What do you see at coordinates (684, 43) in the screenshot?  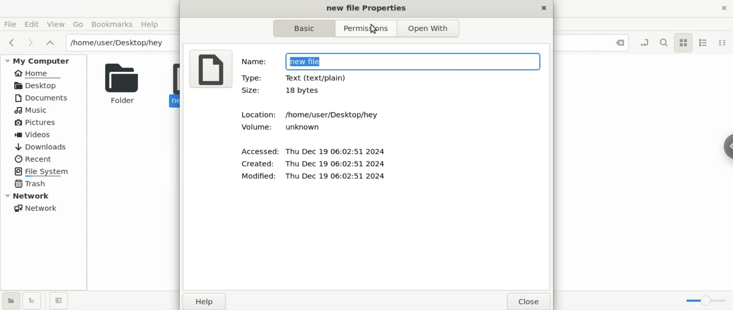 I see `icon view` at bounding box center [684, 43].